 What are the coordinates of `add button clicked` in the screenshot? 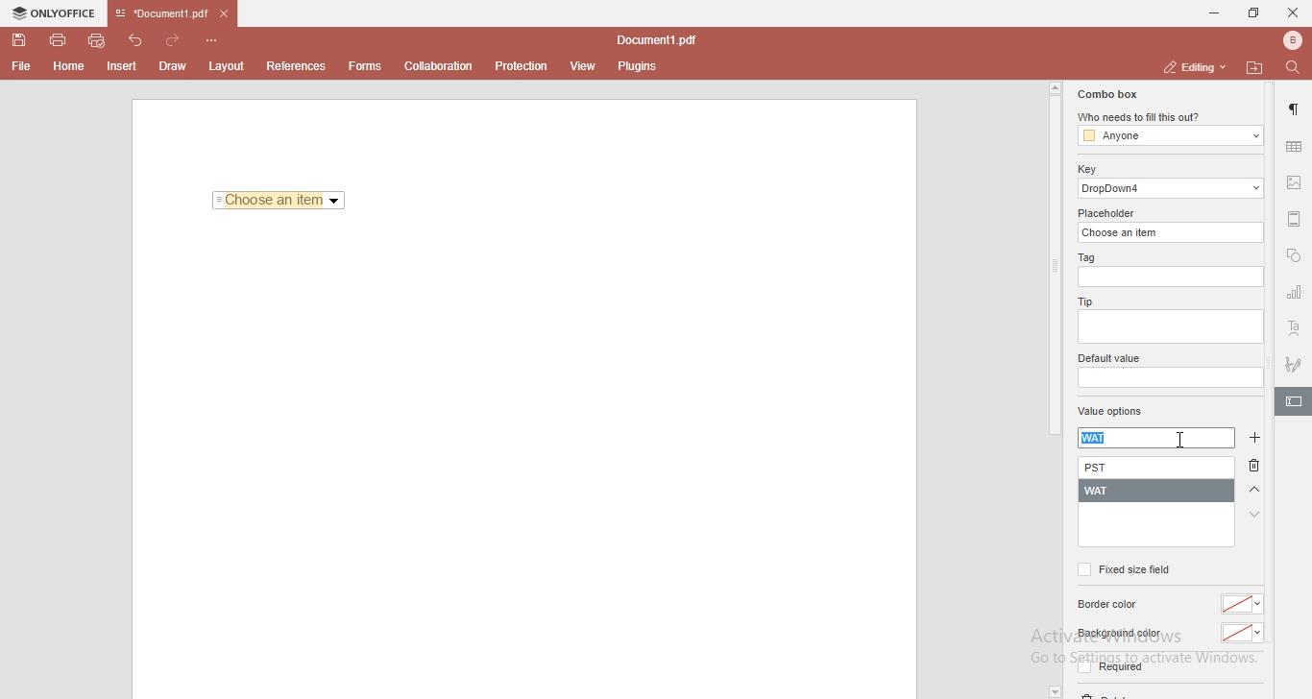 It's located at (1252, 439).